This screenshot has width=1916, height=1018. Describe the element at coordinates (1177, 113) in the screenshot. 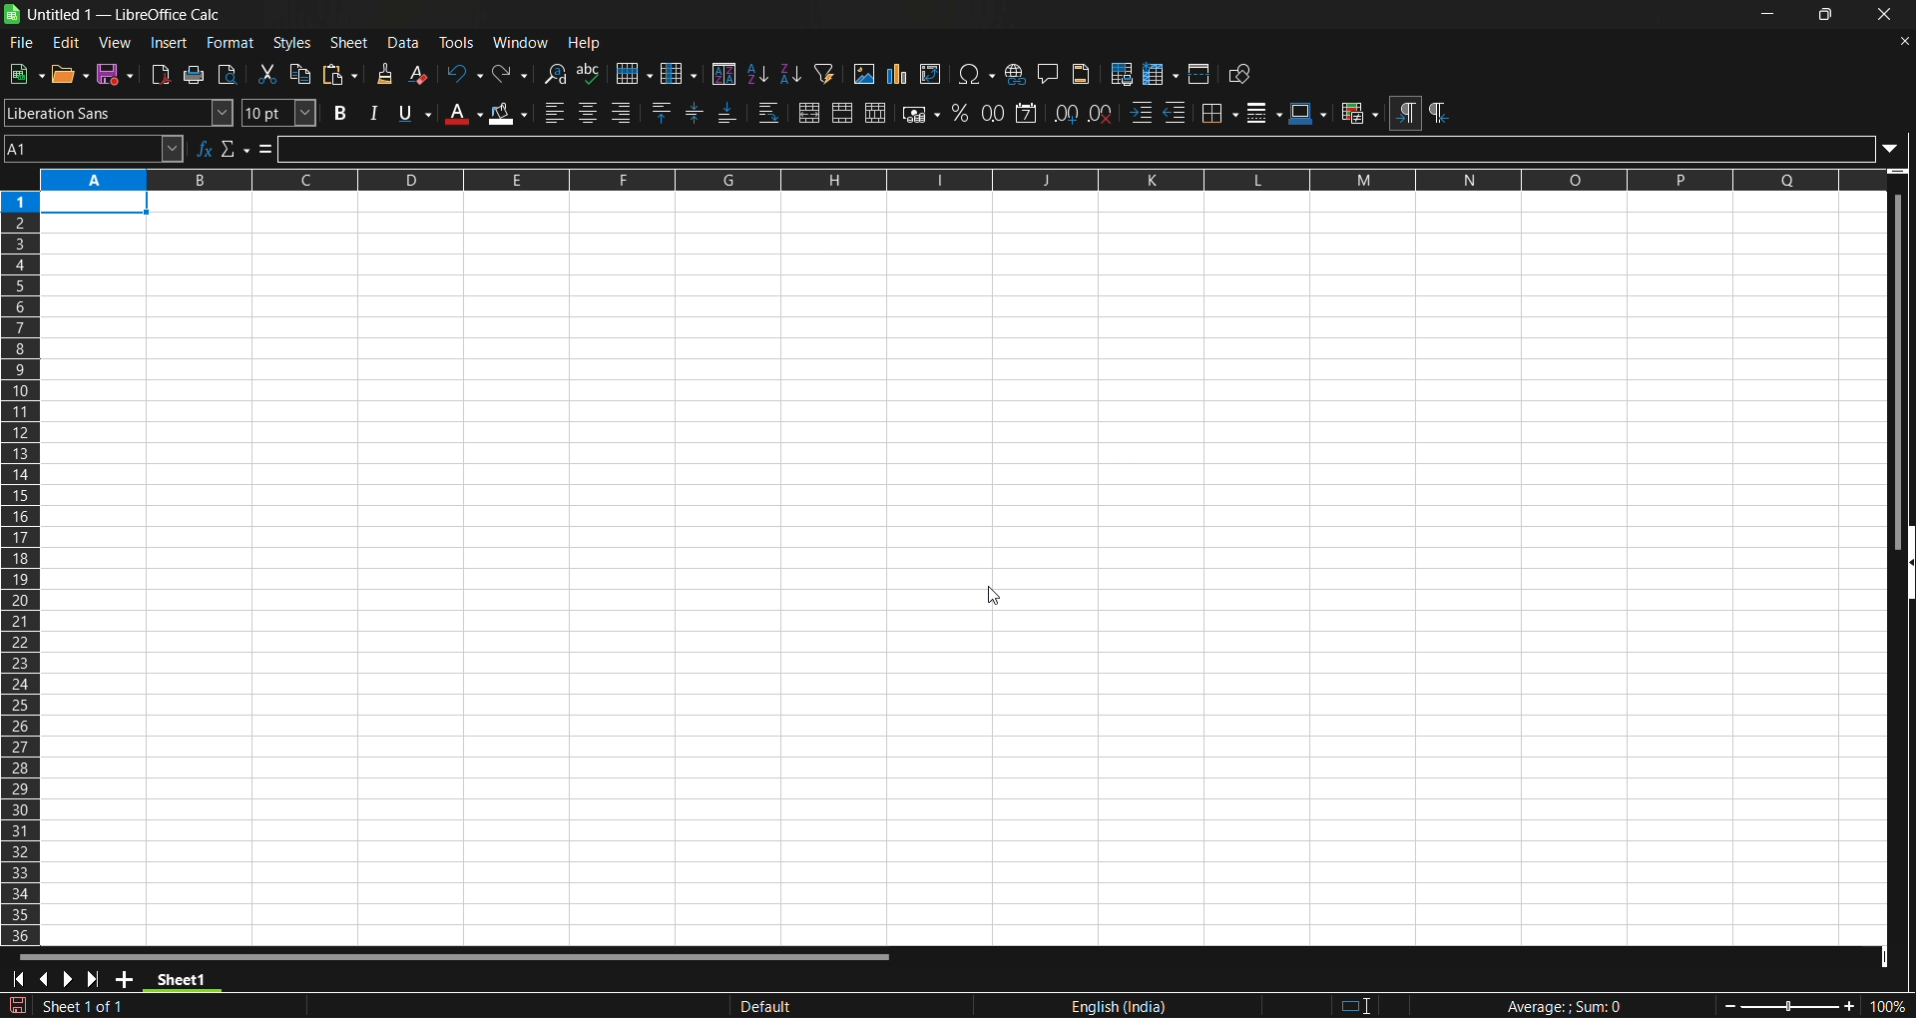

I see `decrease indent` at that location.